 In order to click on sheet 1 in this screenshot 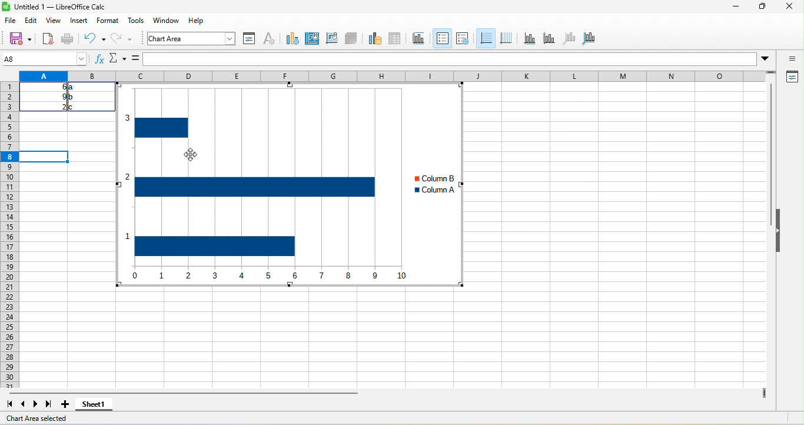, I will do `click(94, 403)`.